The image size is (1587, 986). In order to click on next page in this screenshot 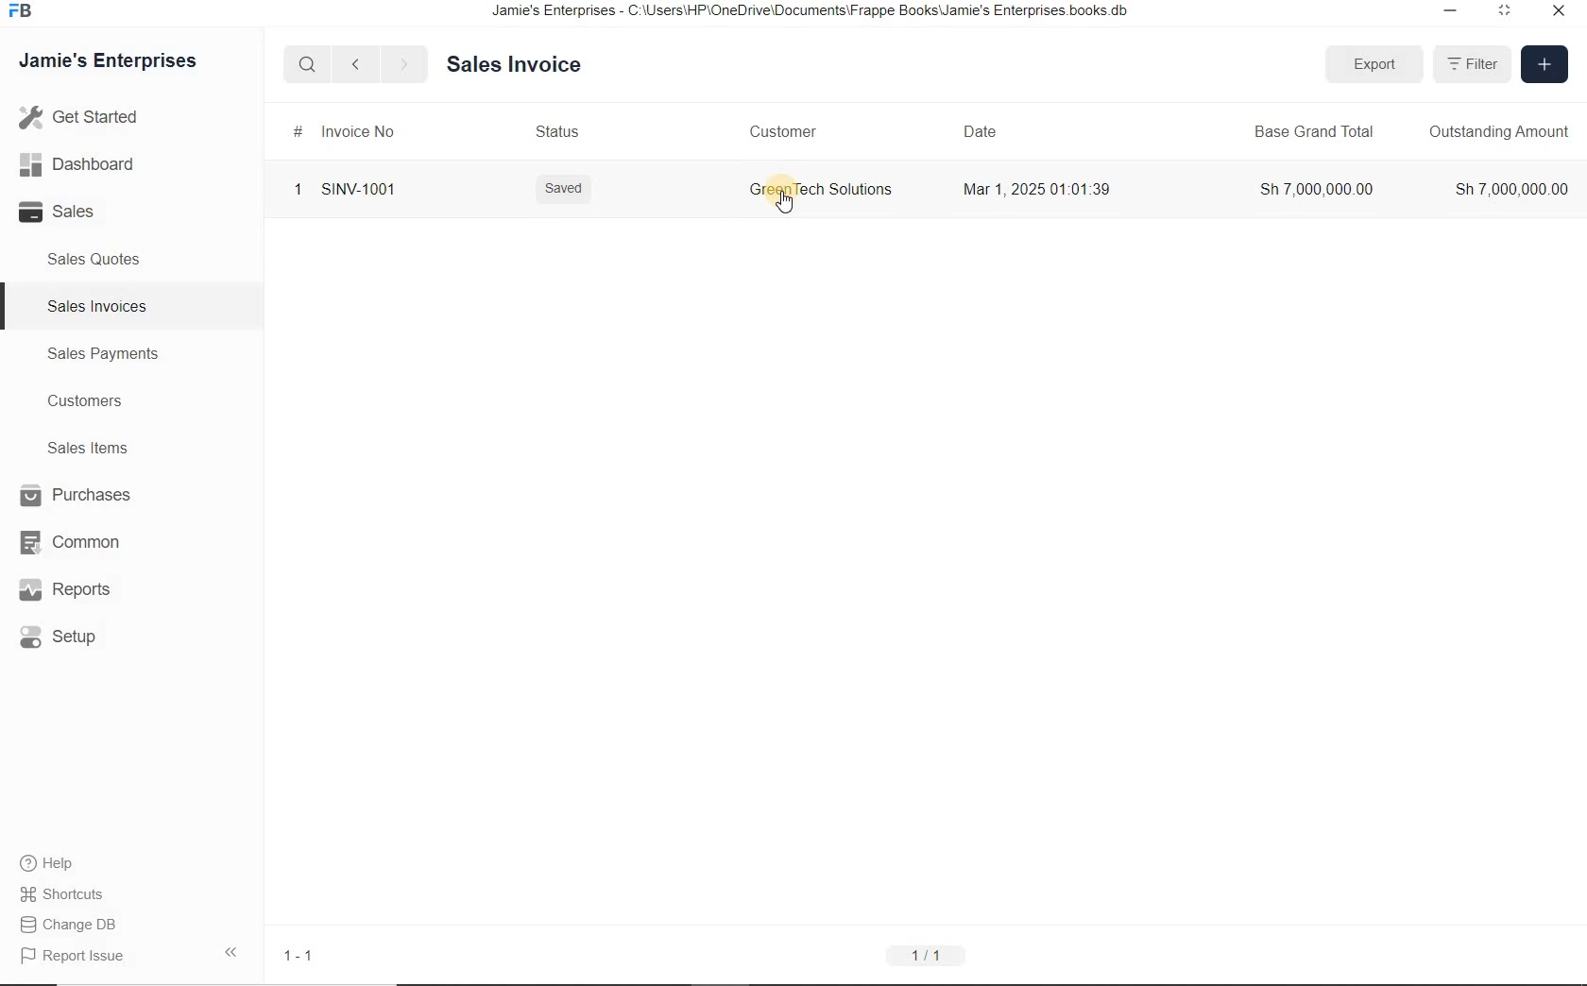, I will do `click(401, 63)`.